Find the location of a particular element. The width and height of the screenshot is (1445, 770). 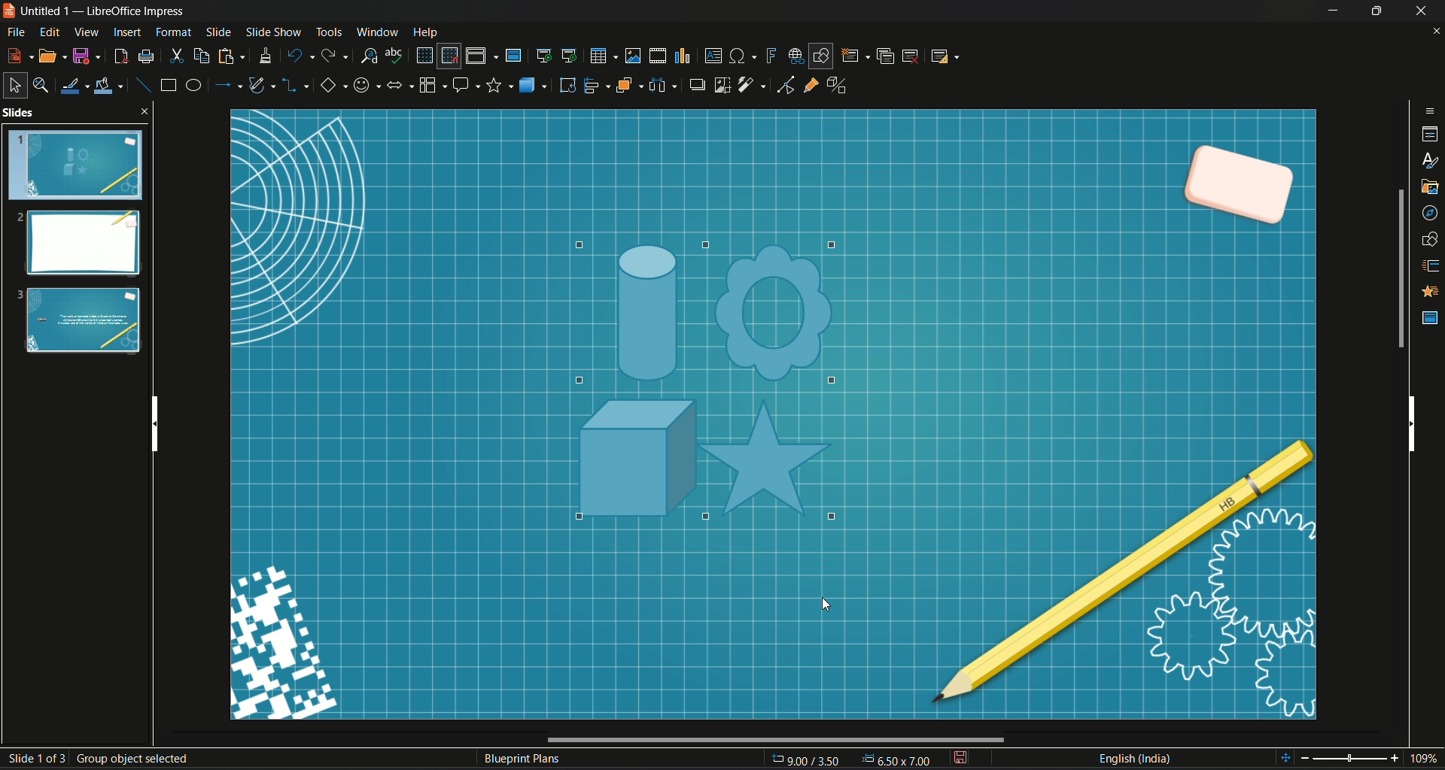

Minimize is located at coordinates (1333, 11).